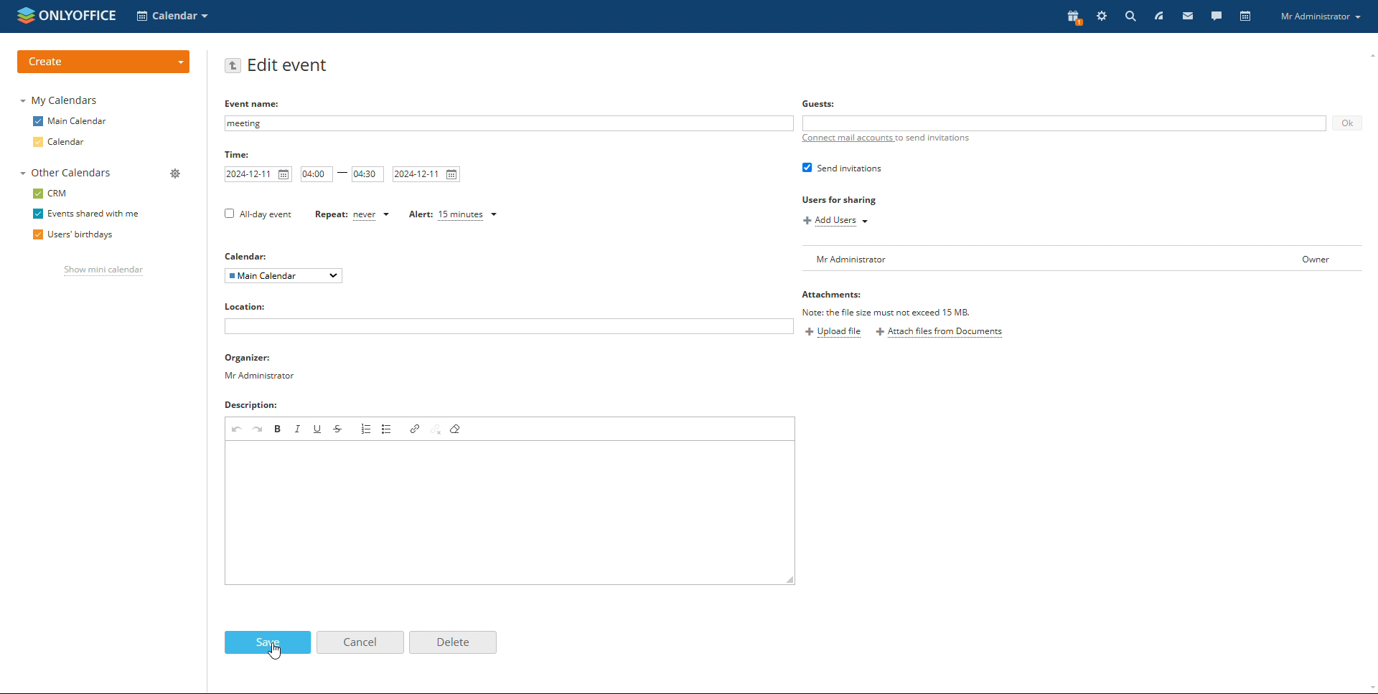 The width and height of the screenshot is (1378, 694). What do you see at coordinates (81, 19) in the screenshot?
I see `onlyoffice` at bounding box center [81, 19].